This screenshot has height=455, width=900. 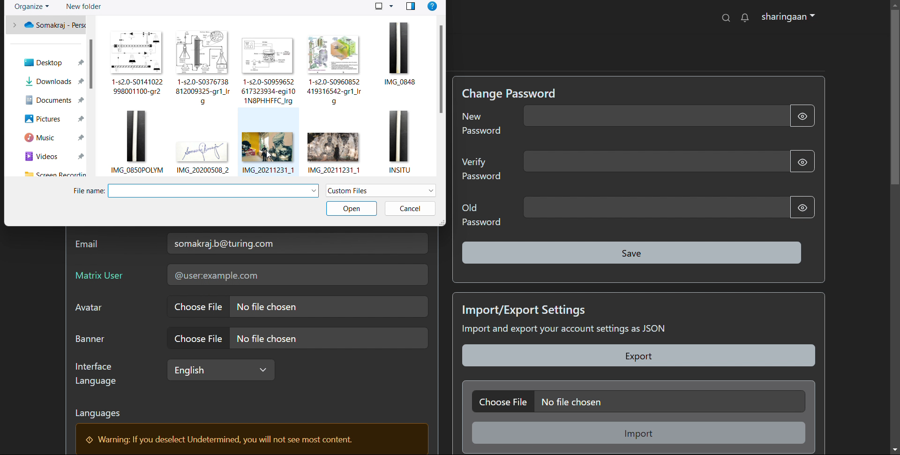 What do you see at coordinates (483, 127) in the screenshot?
I see `New Password` at bounding box center [483, 127].